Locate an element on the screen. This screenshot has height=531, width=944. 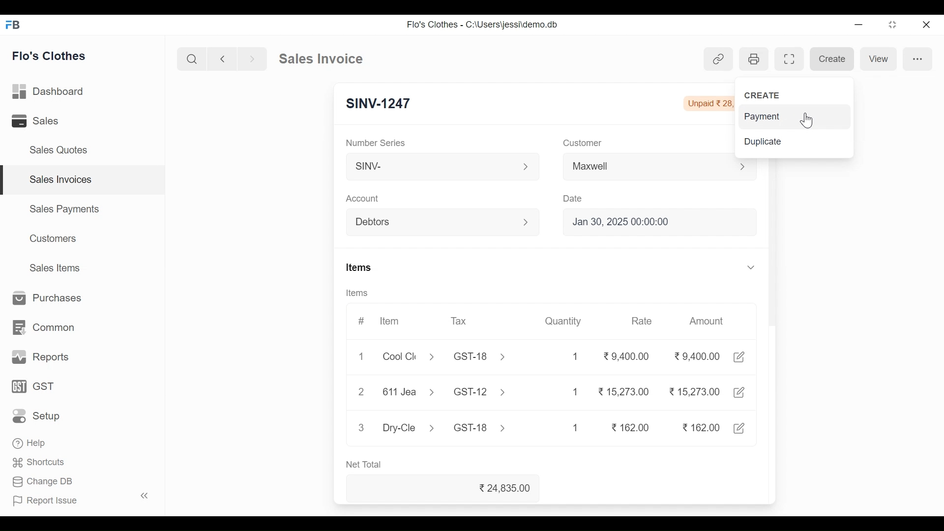
Edit is located at coordinates (741, 428).